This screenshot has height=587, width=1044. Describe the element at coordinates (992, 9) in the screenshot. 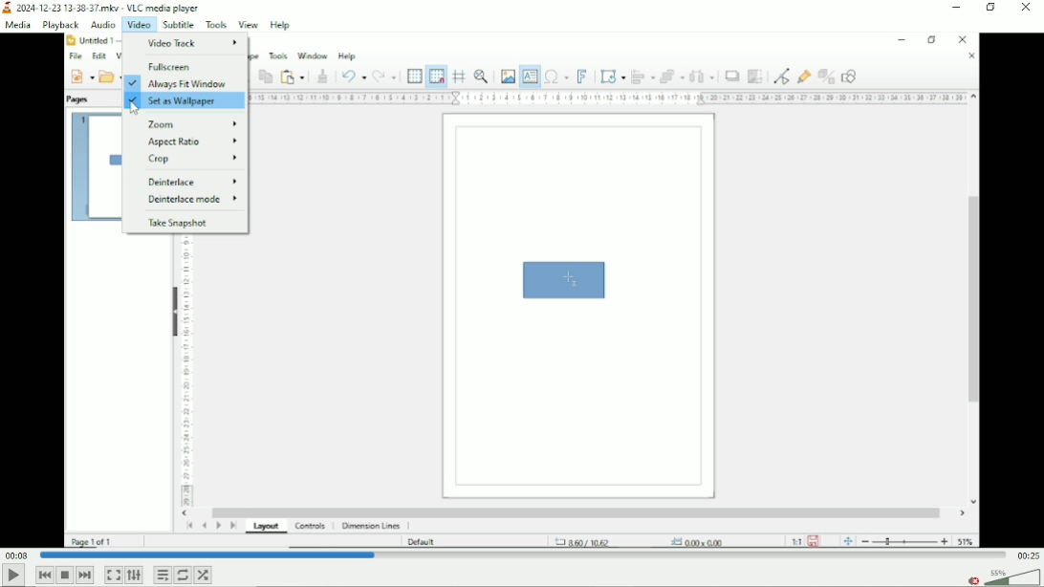

I see `Restore down` at that location.